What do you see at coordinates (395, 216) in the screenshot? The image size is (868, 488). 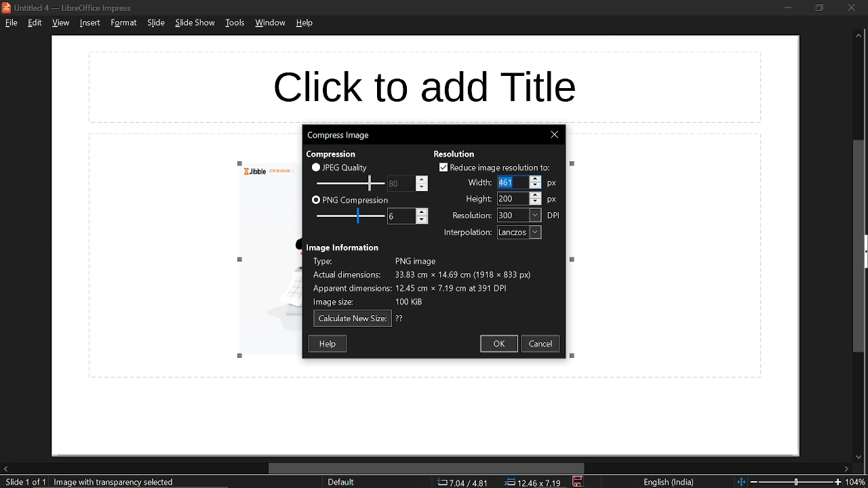 I see `change PNG compression` at bounding box center [395, 216].